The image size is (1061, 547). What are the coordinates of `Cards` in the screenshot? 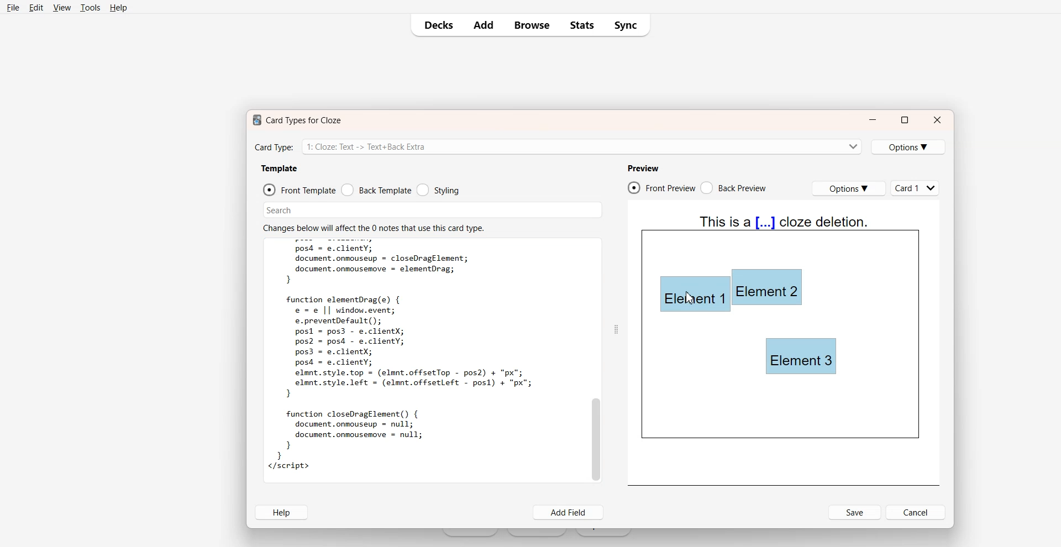 It's located at (916, 188).